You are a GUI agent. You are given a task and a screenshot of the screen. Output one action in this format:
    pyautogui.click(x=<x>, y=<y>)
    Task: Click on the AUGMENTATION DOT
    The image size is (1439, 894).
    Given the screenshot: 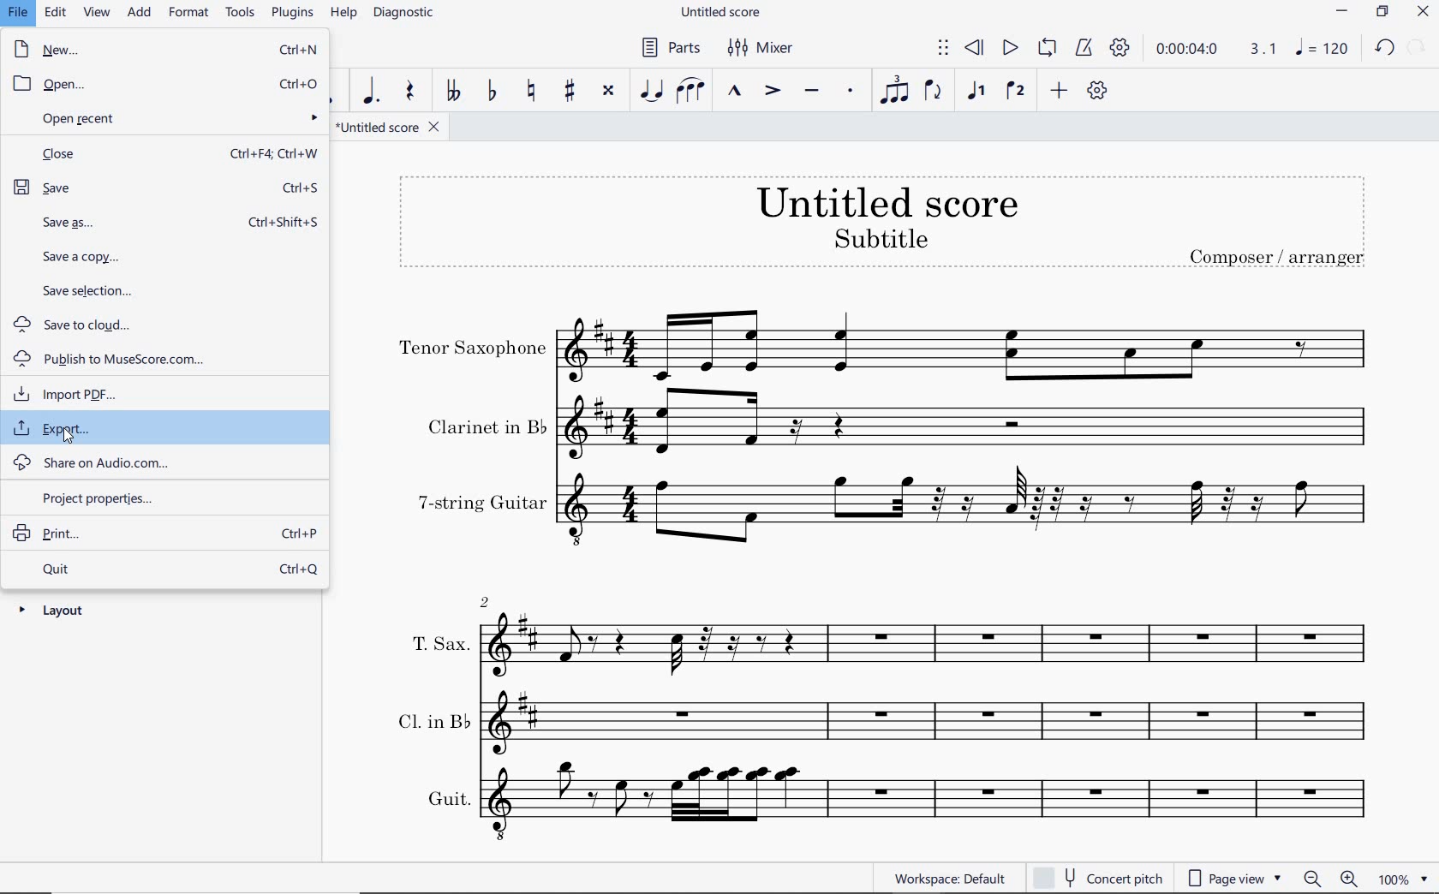 What is the action you would take?
    pyautogui.click(x=371, y=93)
    